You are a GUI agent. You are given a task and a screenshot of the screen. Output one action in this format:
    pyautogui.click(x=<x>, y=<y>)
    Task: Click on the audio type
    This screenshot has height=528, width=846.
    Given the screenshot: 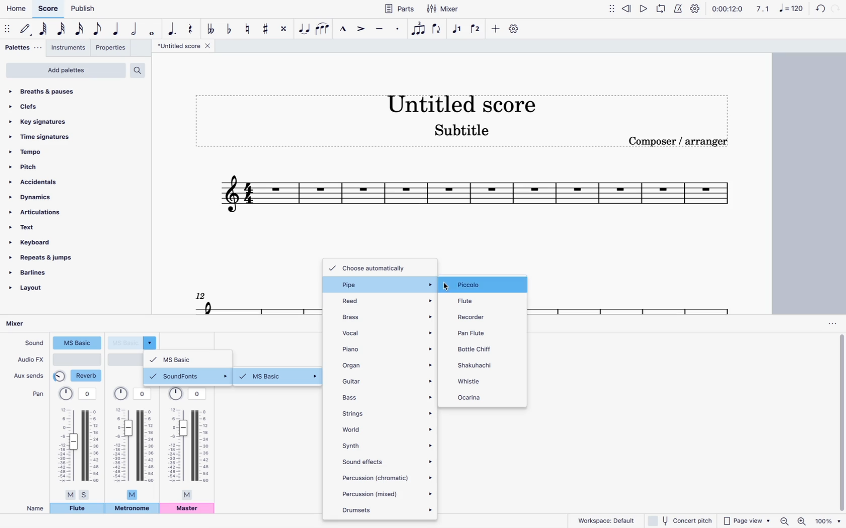 What is the action you would take?
    pyautogui.click(x=78, y=360)
    